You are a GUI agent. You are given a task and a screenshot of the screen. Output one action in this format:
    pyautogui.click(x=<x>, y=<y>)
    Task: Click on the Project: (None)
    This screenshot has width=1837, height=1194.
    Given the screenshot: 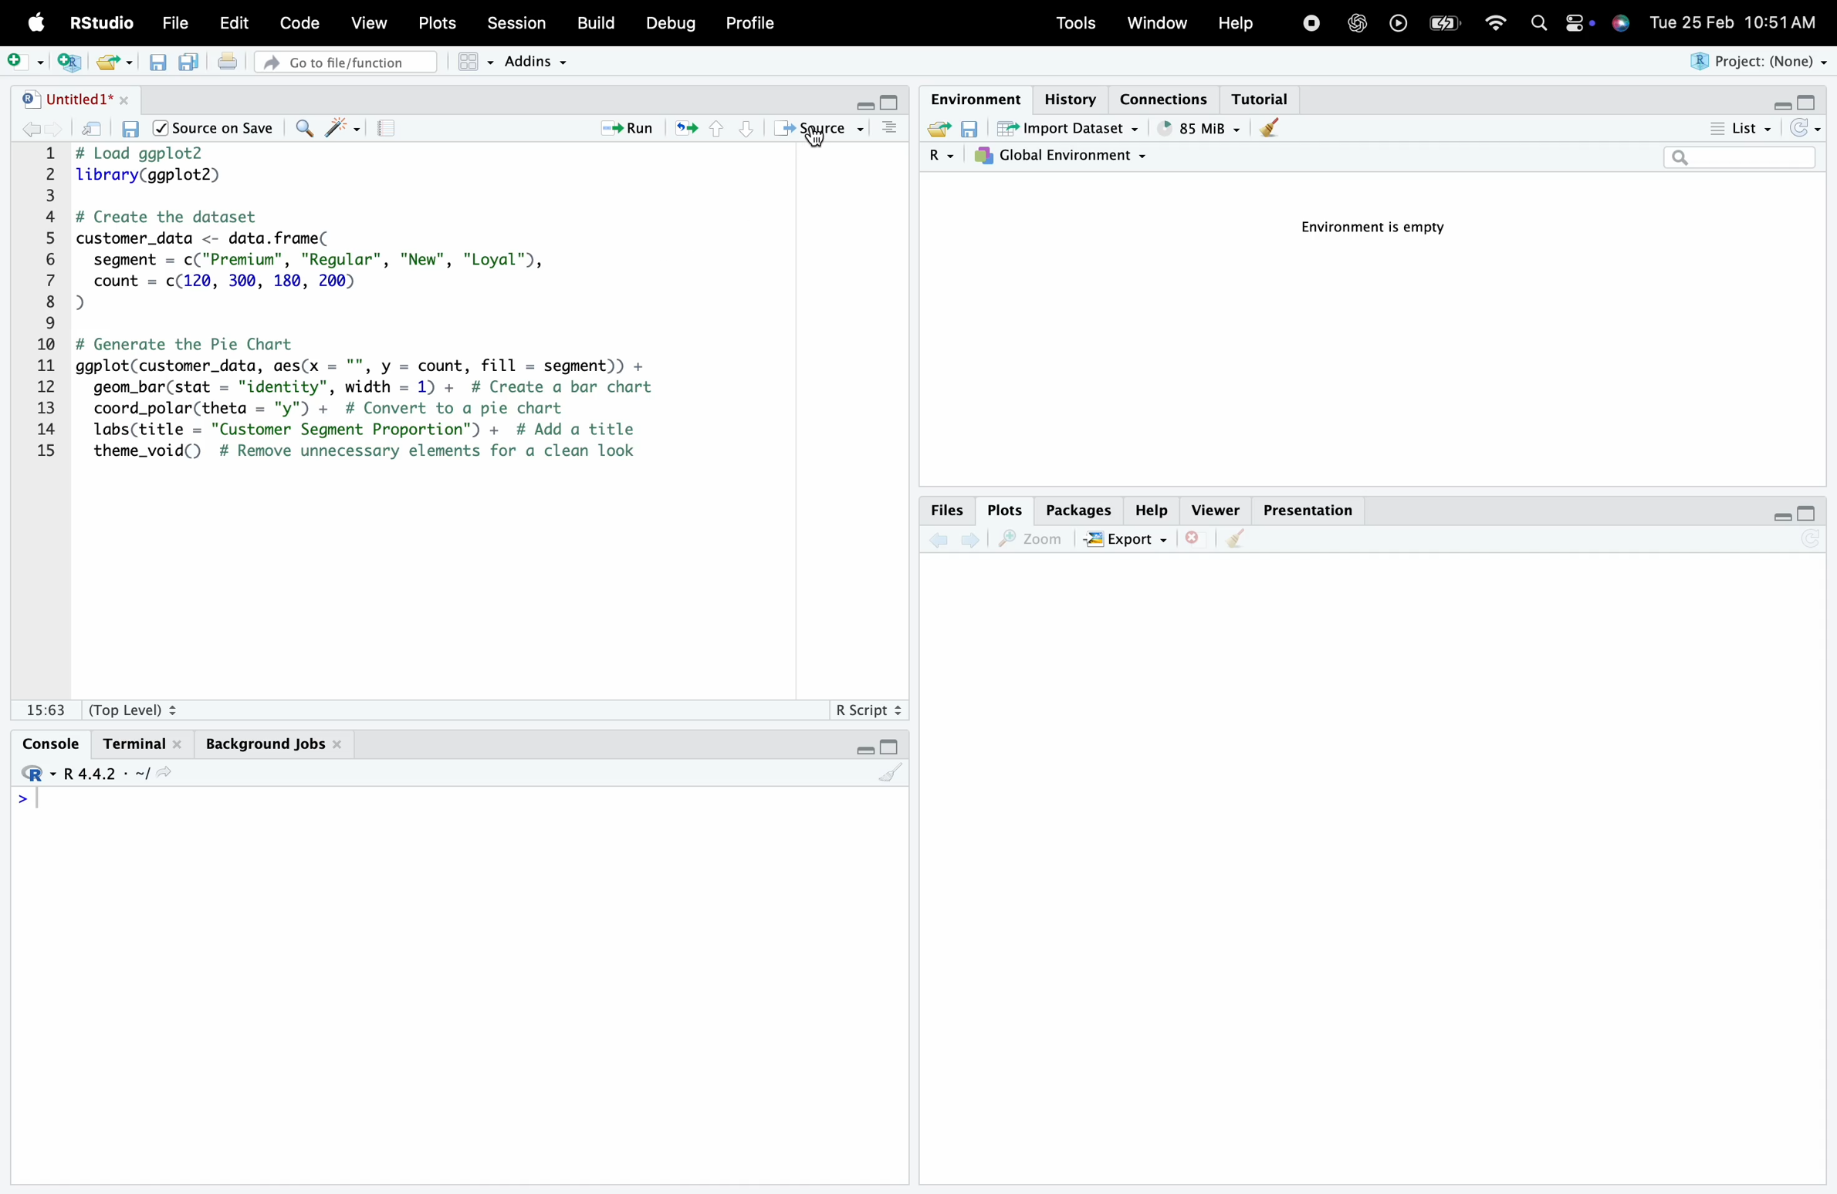 What is the action you would take?
    pyautogui.click(x=1754, y=62)
    